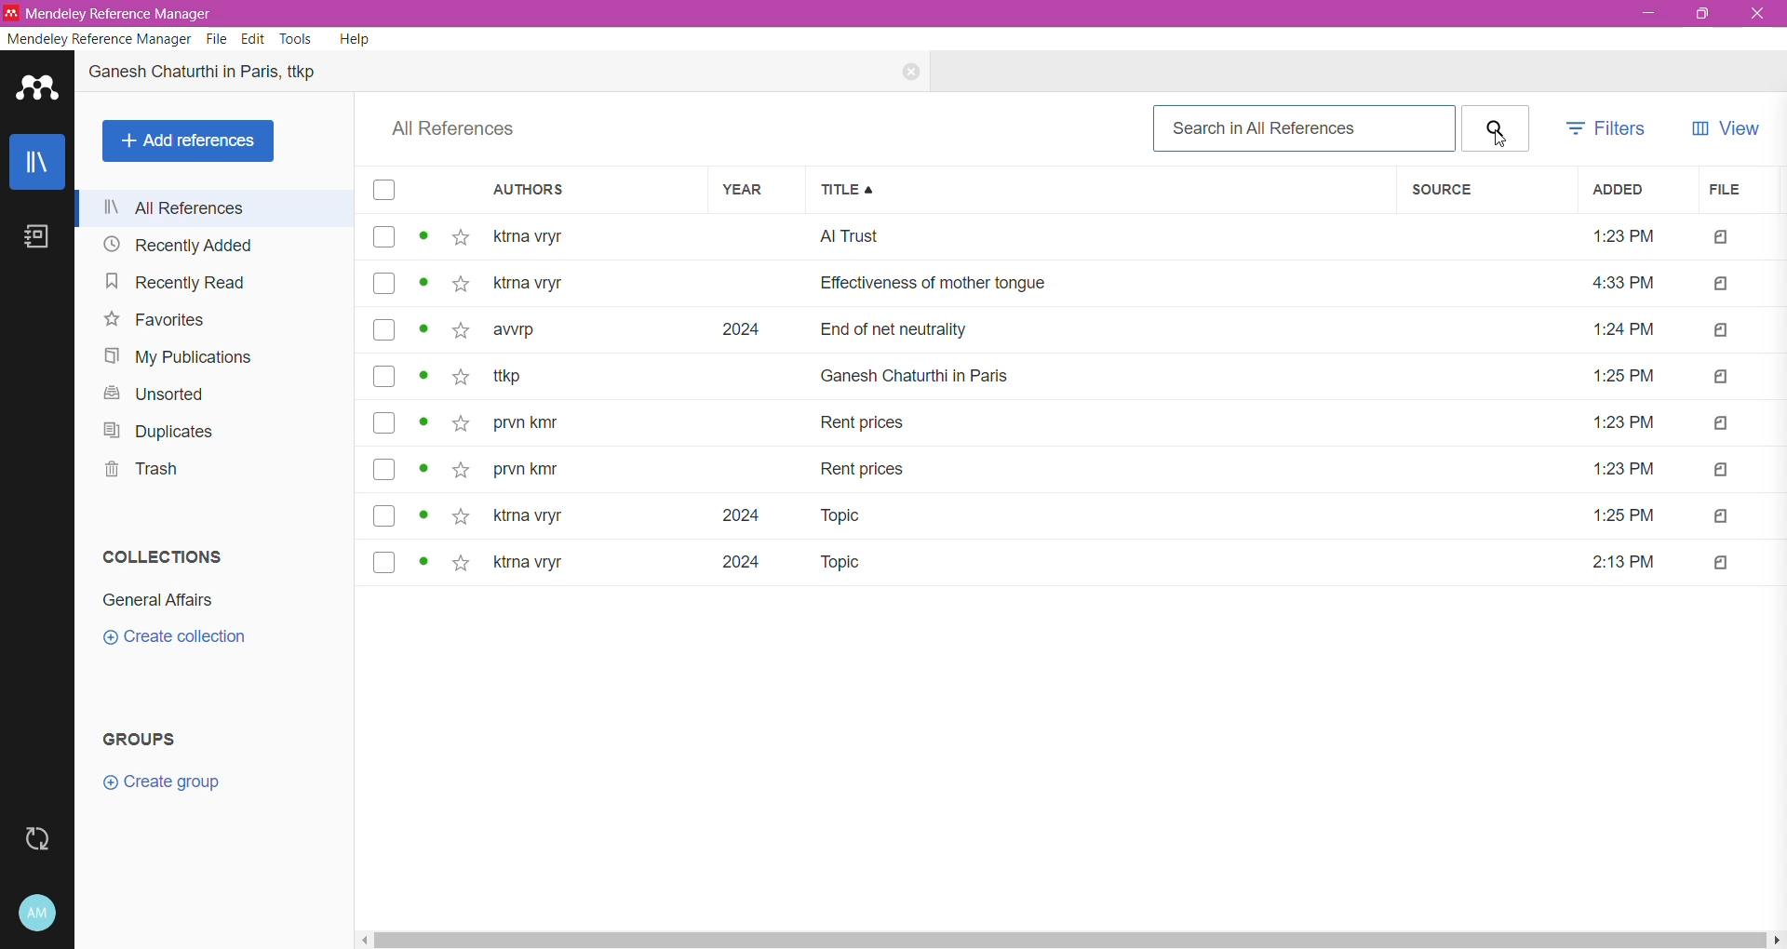 The height and width of the screenshot is (949, 1787). I want to click on Last Sync, so click(36, 840).